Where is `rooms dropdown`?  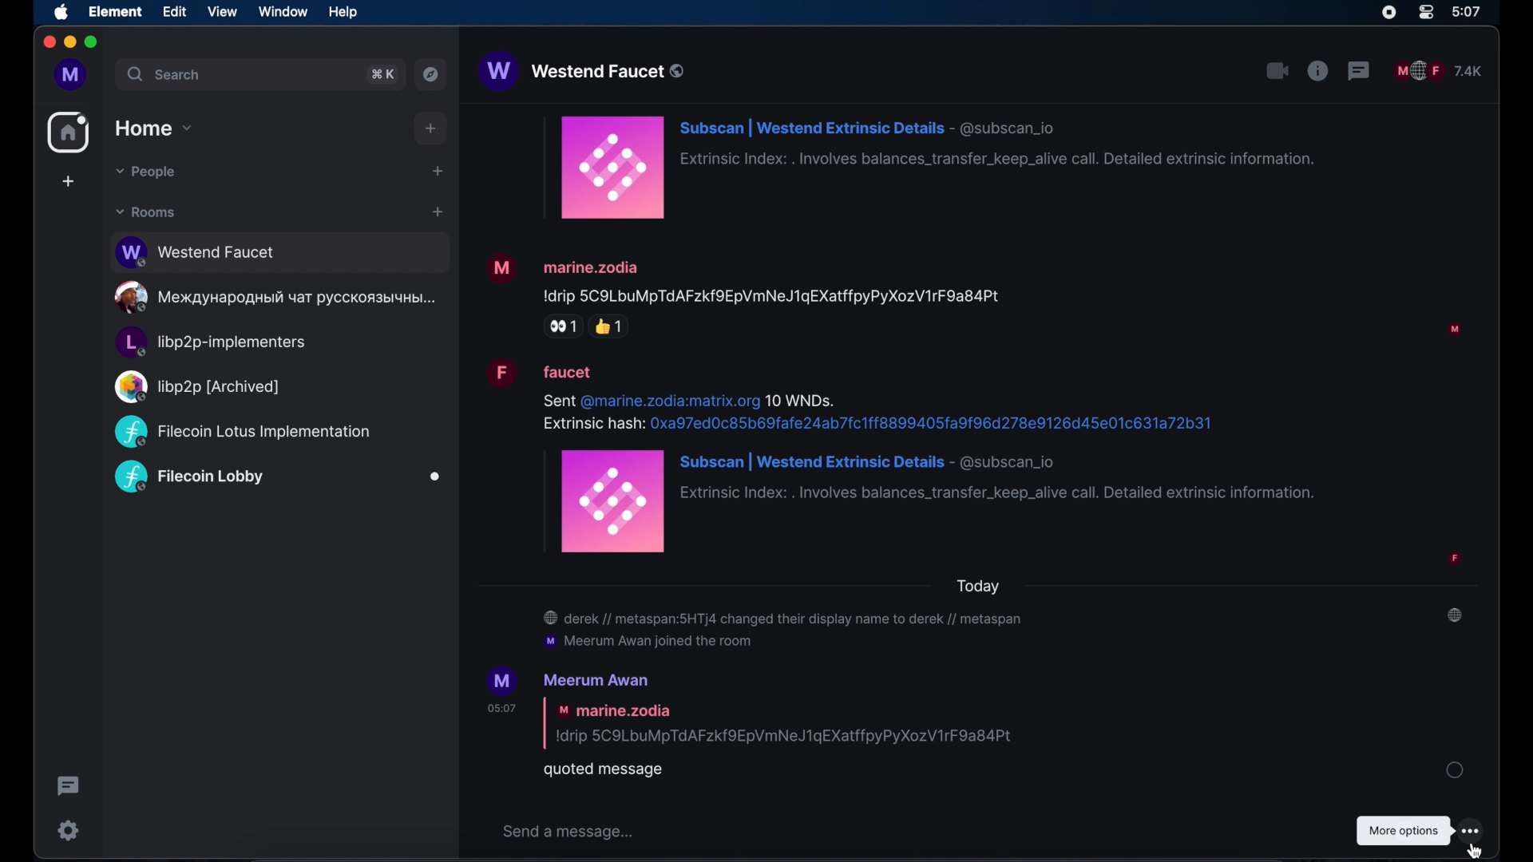
rooms dropdown is located at coordinates (145, 213).